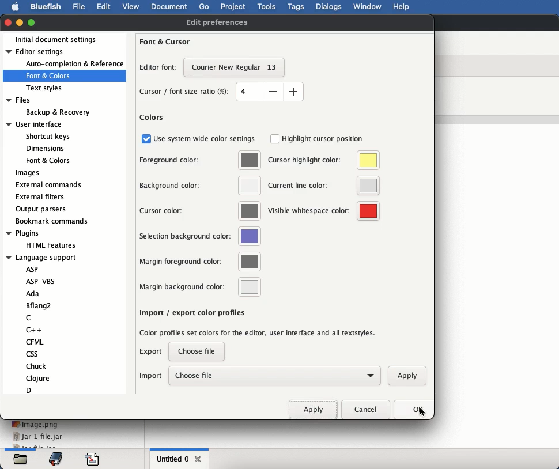  What do you see at coordinates (65, 70) in the screenshot?
I see `editor settings` at bounding box center [65, 70].